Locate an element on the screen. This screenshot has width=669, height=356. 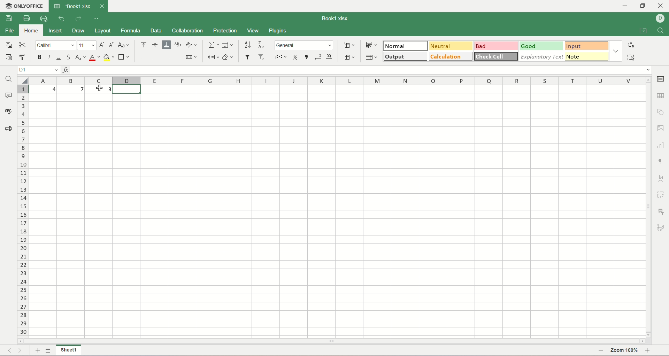
draw is located at coordinates (78, 31).